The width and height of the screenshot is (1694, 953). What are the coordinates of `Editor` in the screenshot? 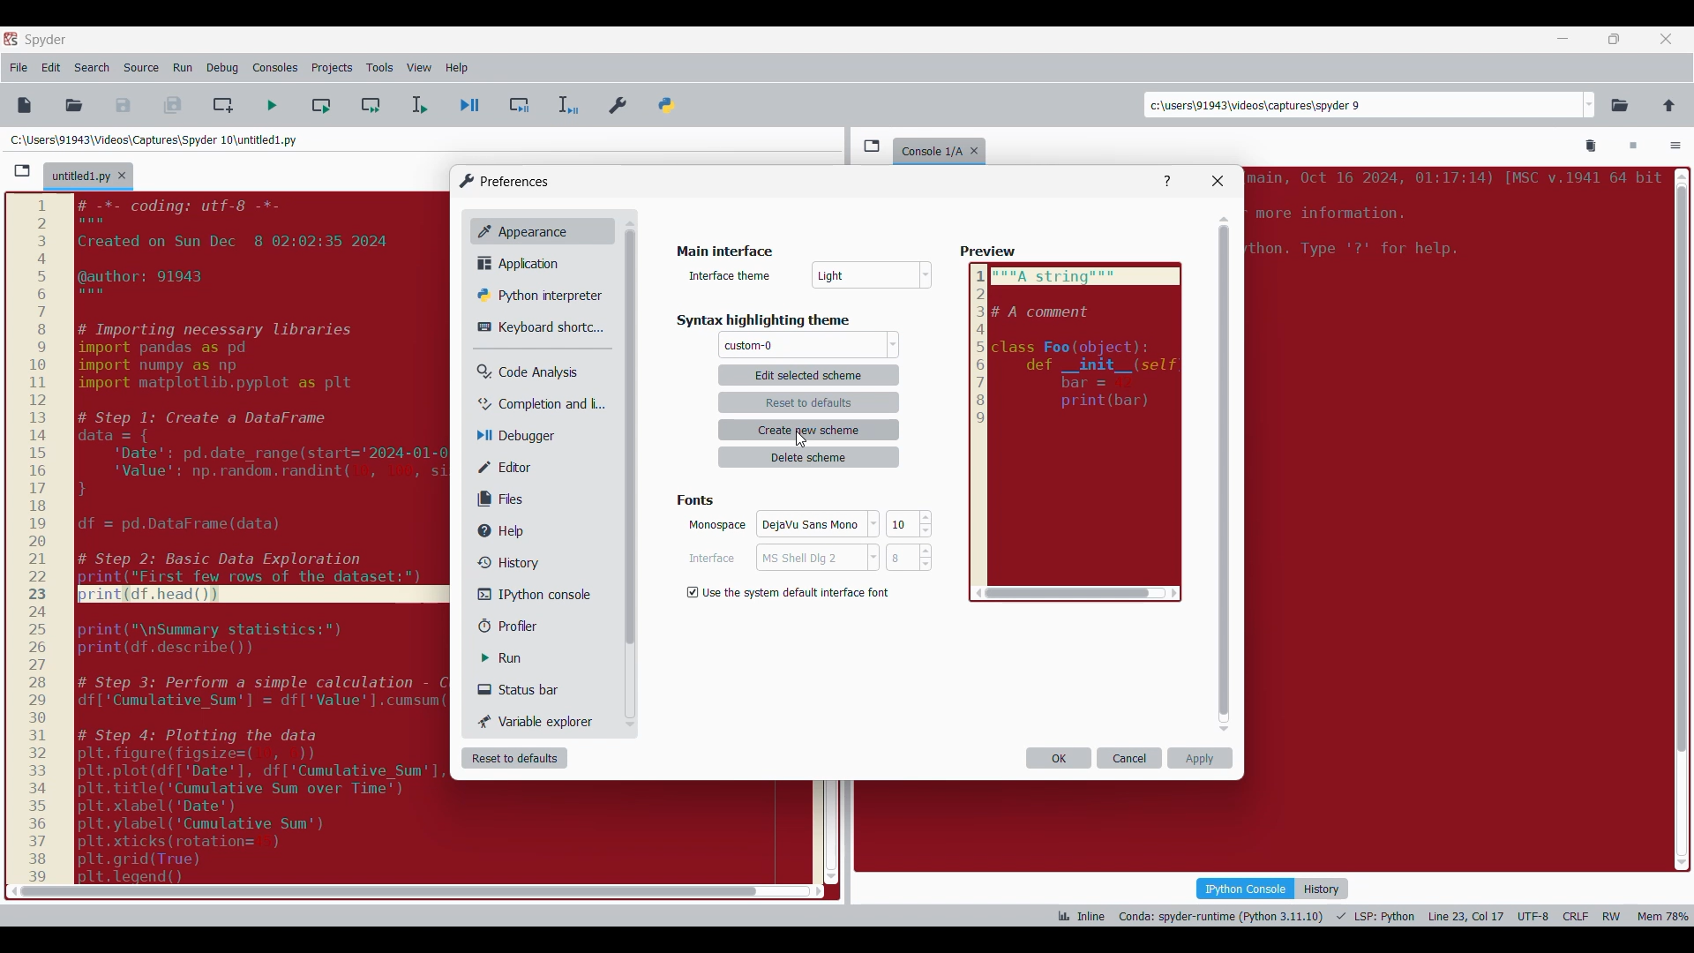 It's located at (543, 467).